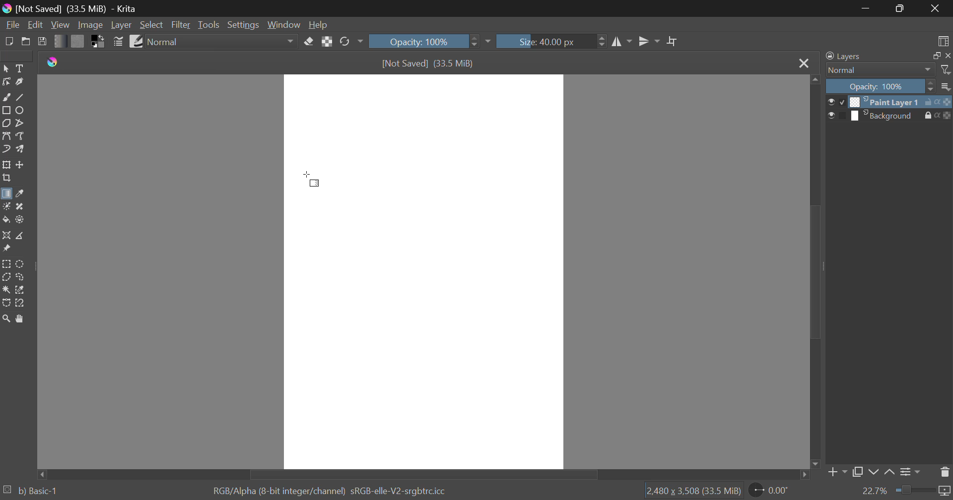 The height and width of the screenshot is (500, 953). What do you see at coordinates (947, 70) in the screenshot?
I see `filter` at bounding box center [947, 70].